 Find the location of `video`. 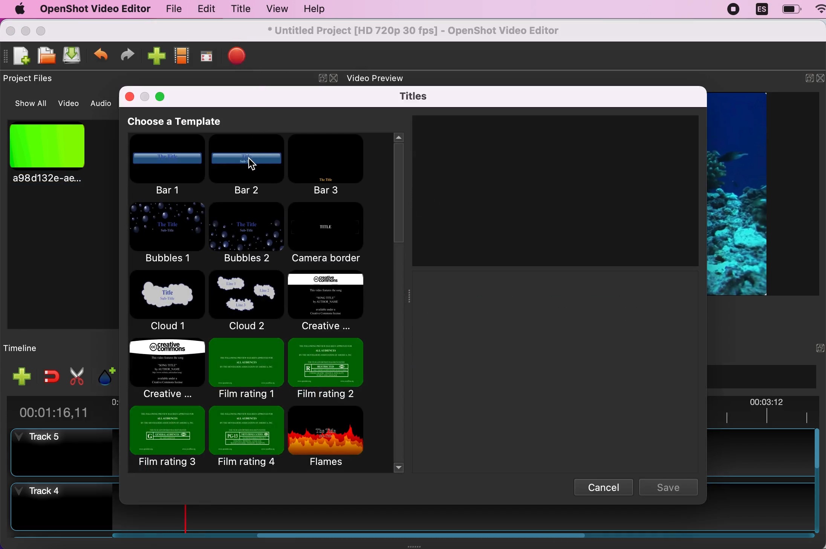

video is located at coordinates (70, 102).